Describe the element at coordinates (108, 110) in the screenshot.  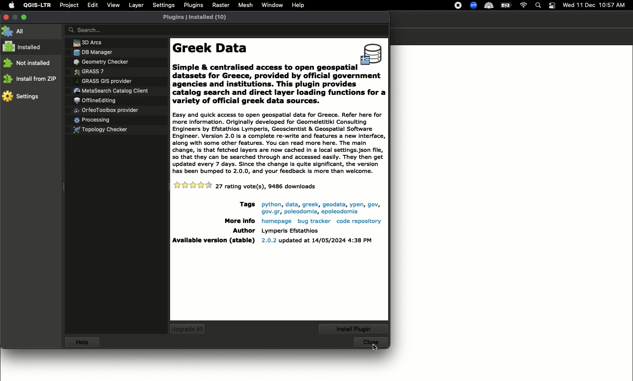
I see `Toolbar provider` at that location.